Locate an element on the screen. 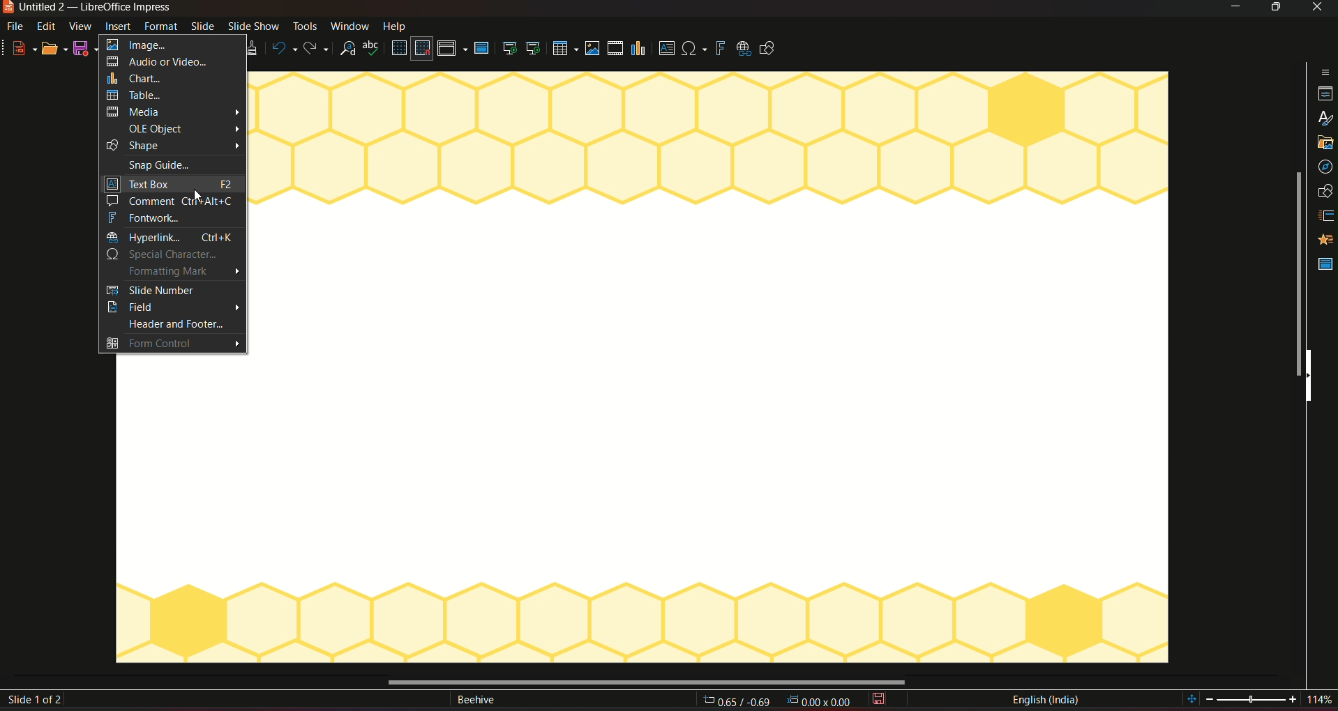  insert chart is located at coordinates (640, 47).